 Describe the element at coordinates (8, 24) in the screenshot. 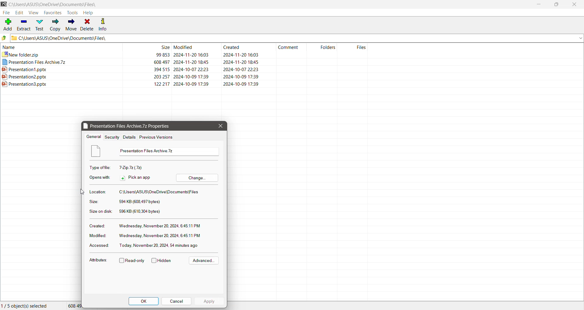

I see `Add` at that location.